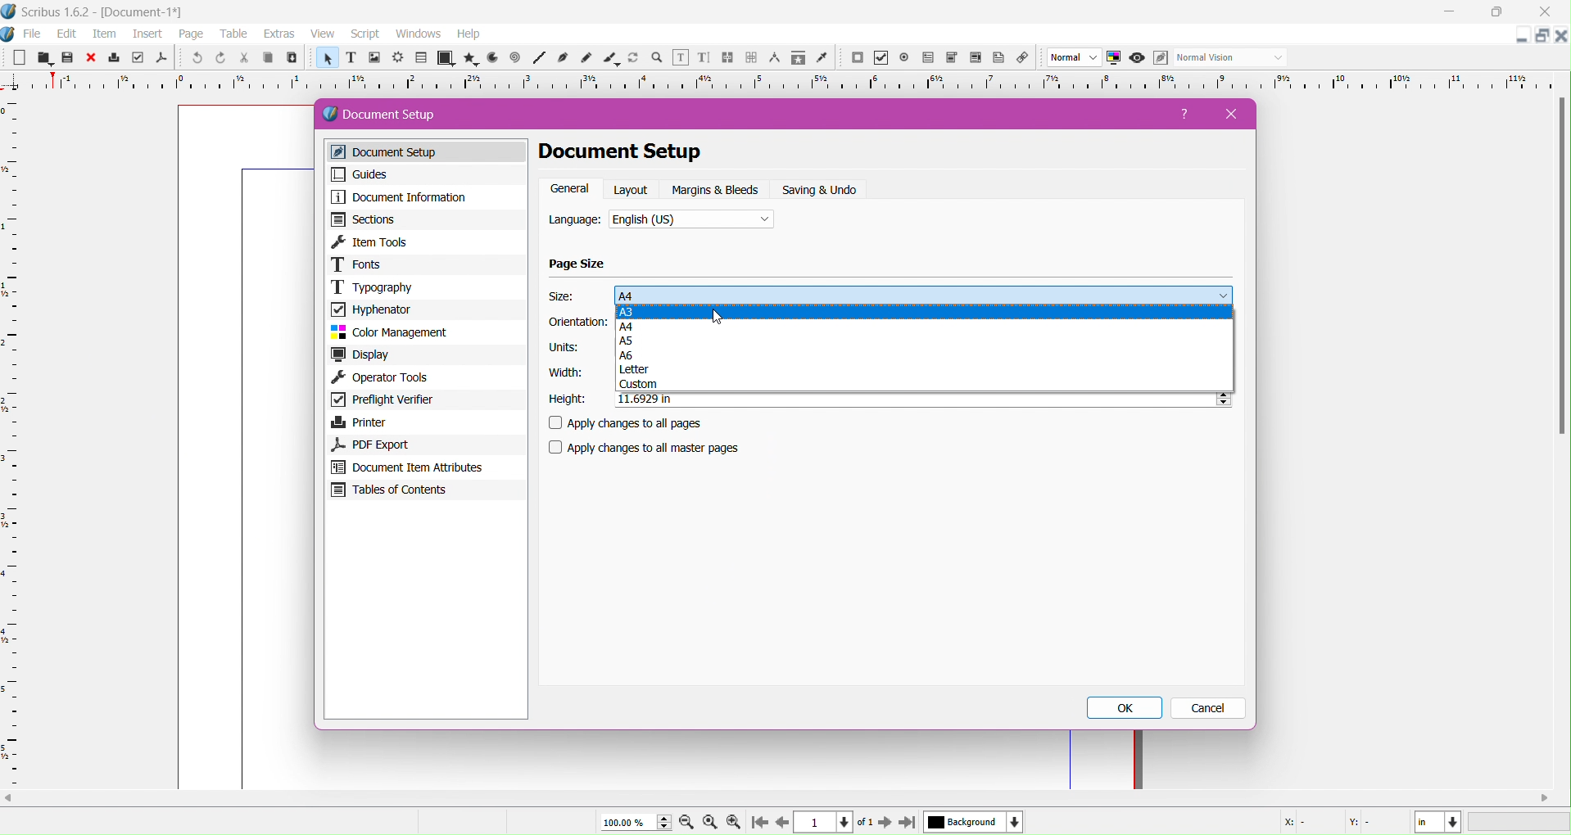 This screenshot has height=835, width=1571. What do you see at coordinates (67, 34) in the screenshot?
I see `edit menu` at bounding box center [67, 34].